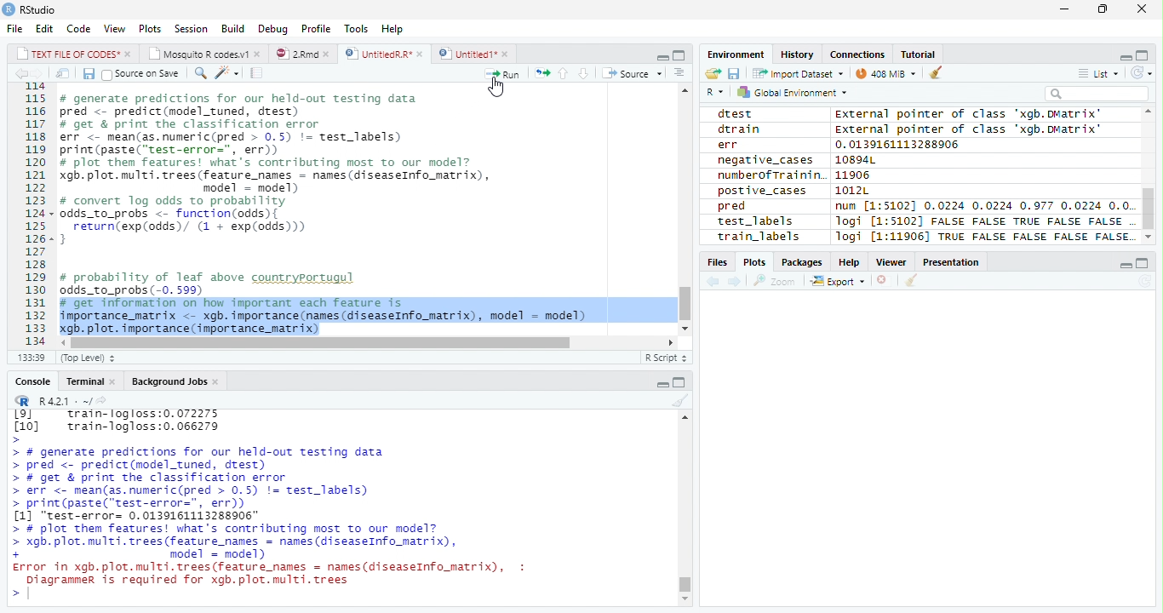  I want to click on Previous, so click(711, 280).